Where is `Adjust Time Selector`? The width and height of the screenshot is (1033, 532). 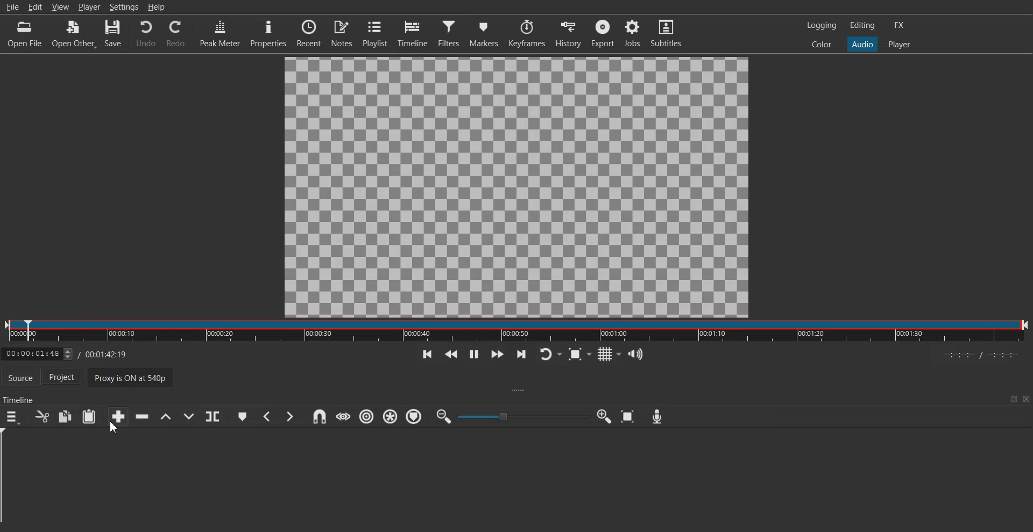
Adjust Time Selector is located at coordinates (63, 353).